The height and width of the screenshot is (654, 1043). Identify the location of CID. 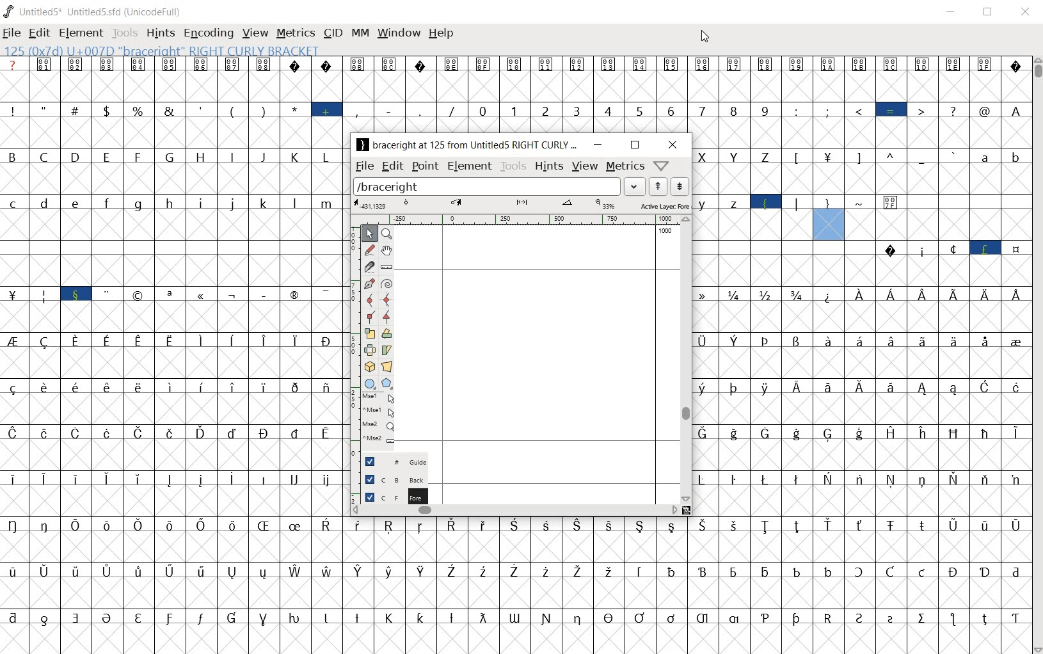
(333, 33).